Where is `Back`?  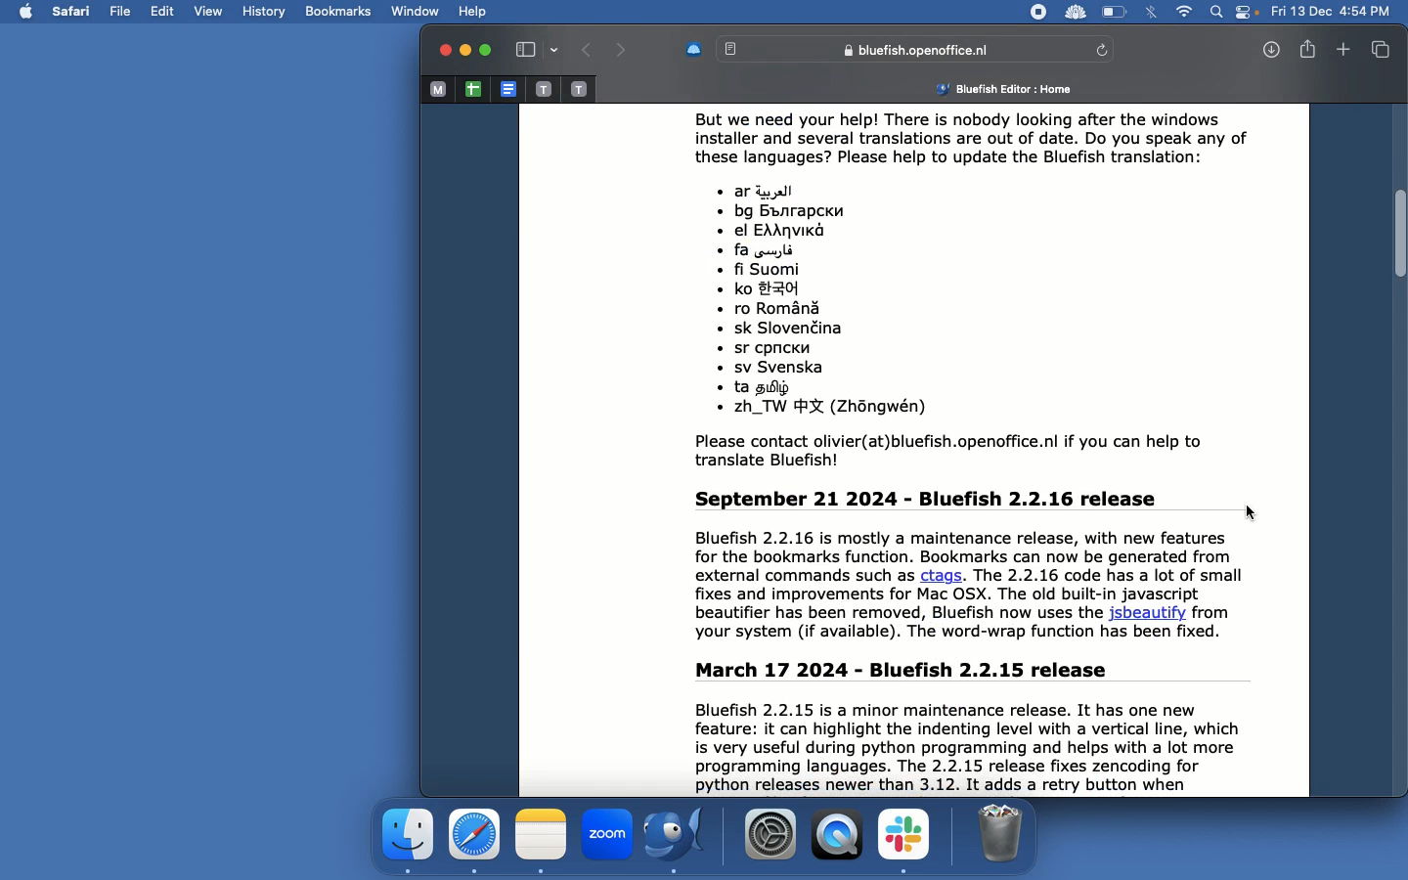
Back is located at coordinates (590, 51).